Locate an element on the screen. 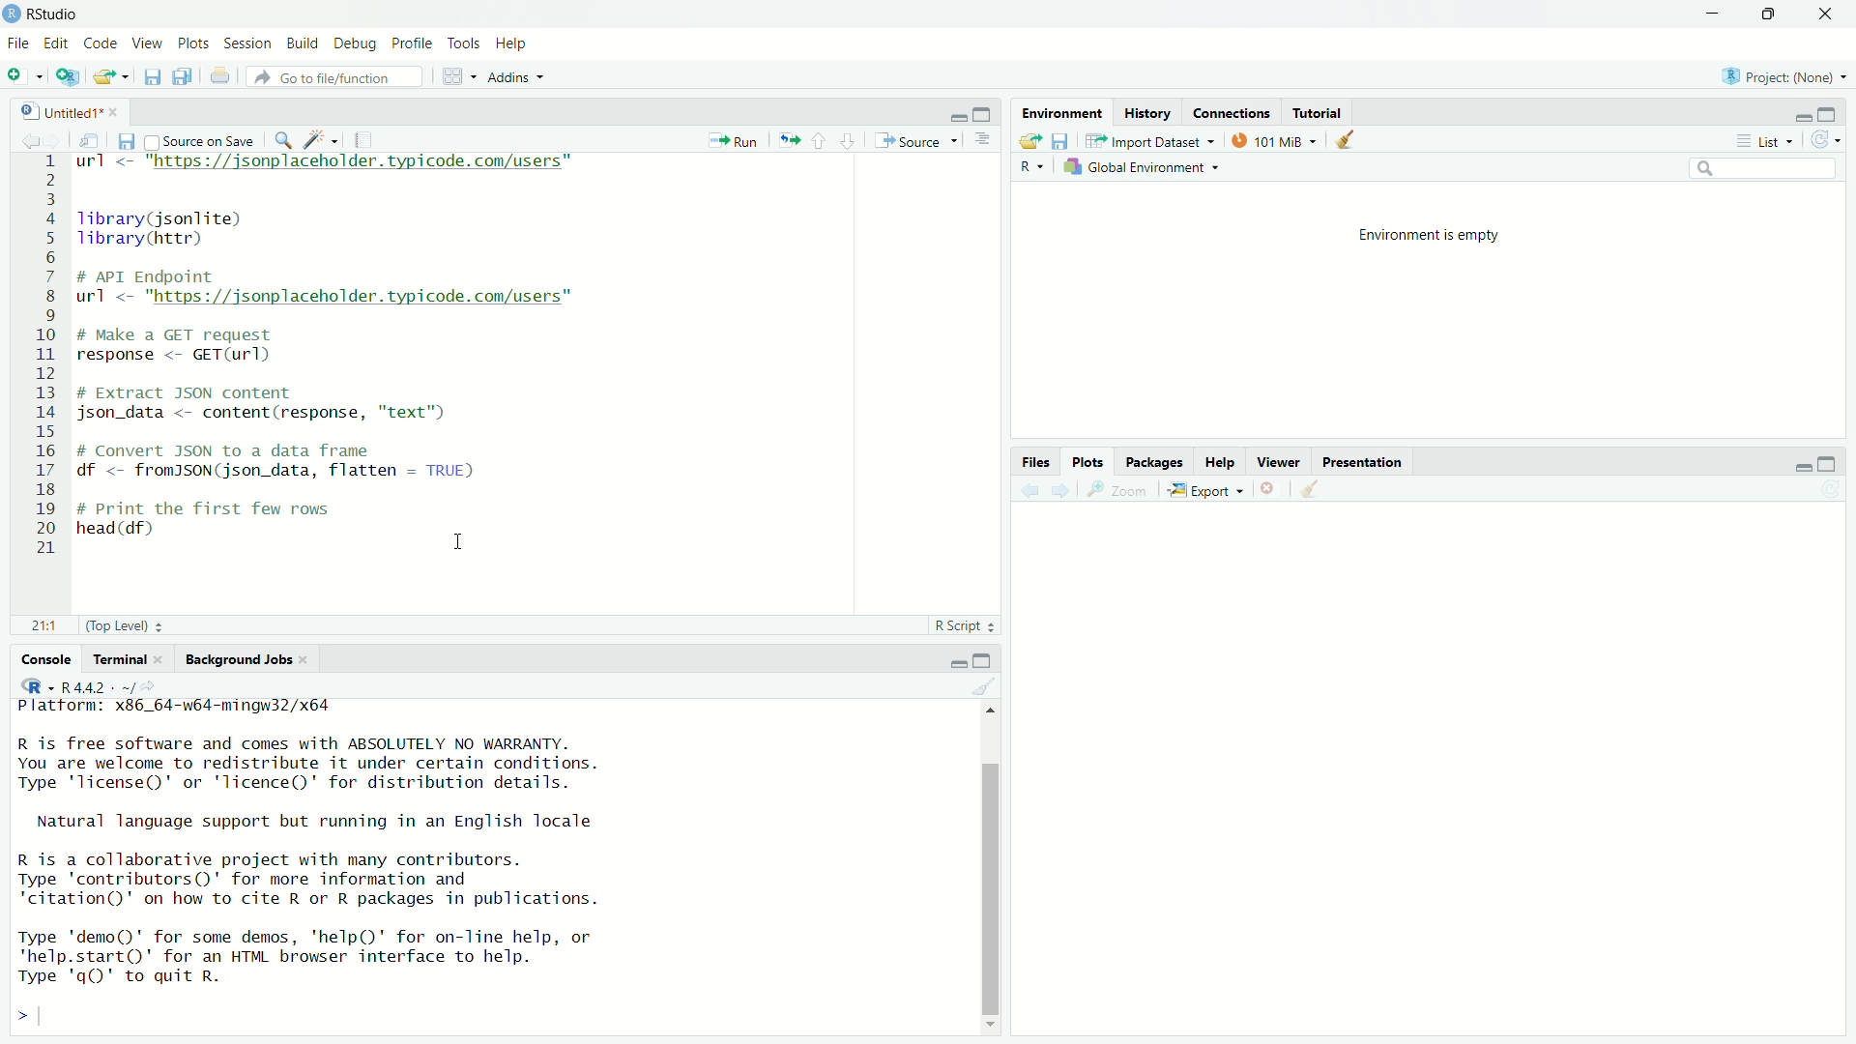  Platform: x86_64-w64-mingw32/x64 is located at coordinates (176, 710).